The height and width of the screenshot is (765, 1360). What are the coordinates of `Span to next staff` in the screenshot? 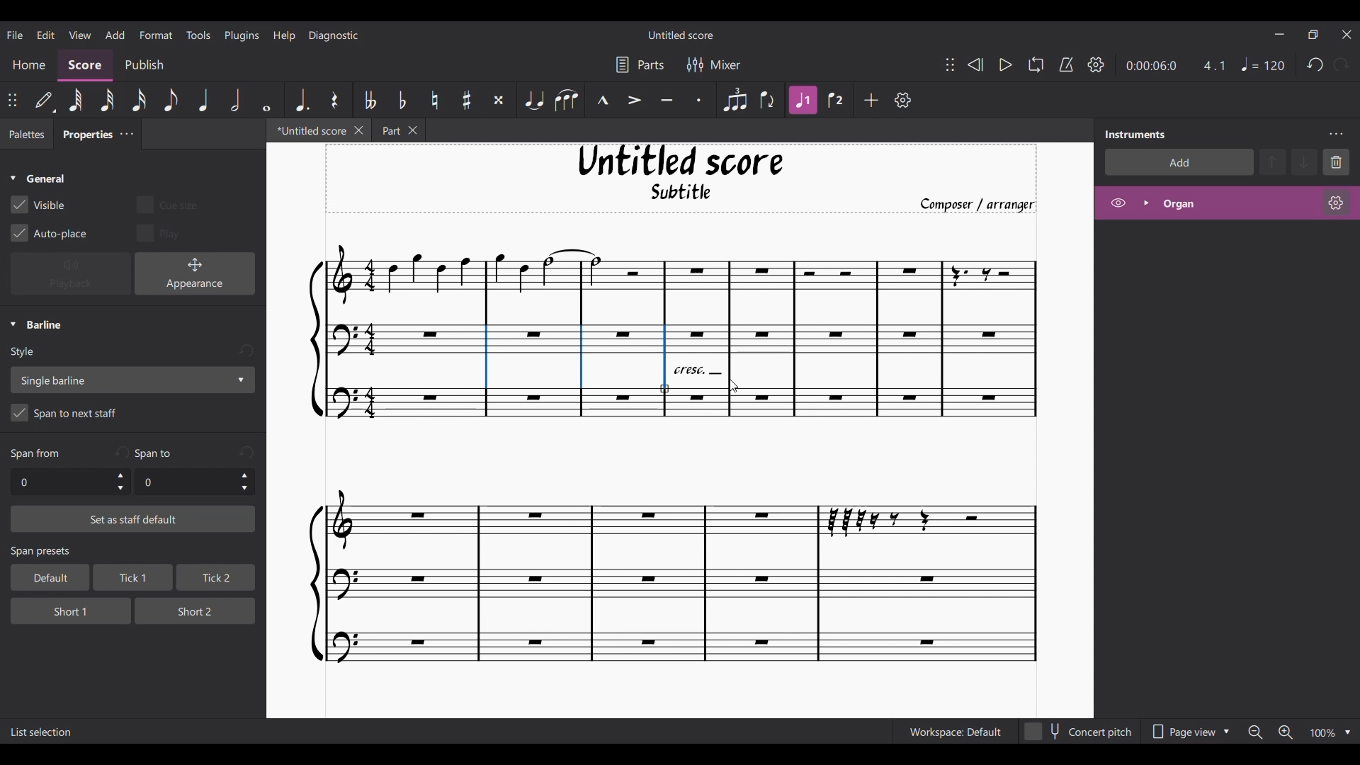 It's located at (132, 415).